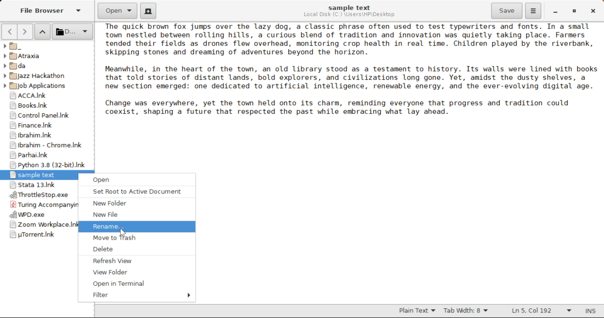 This screenshot has width=604, height=318. What do you see at coordinates (148, 10) in the screenshot?
I see `Create New Document` at bounding box center [148, 10].